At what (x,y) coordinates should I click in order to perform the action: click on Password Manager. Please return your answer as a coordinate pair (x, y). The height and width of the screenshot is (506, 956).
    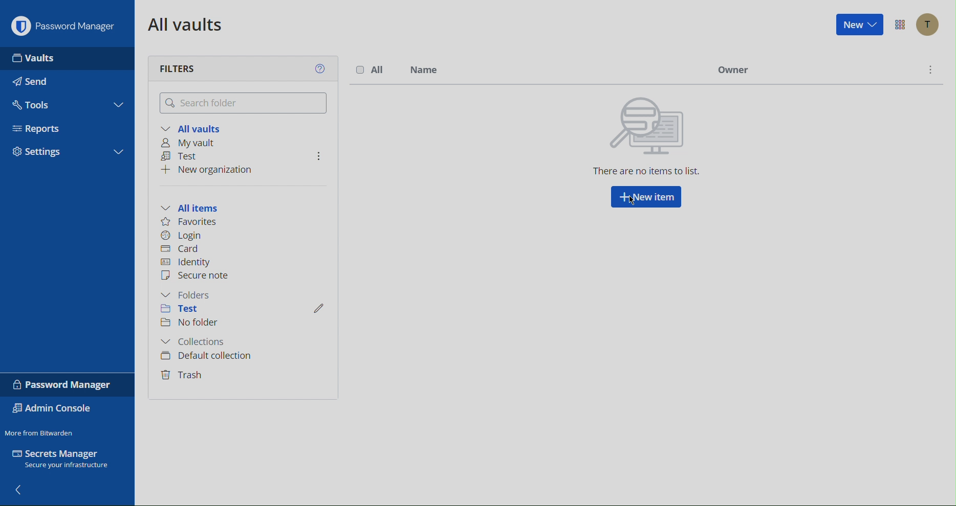
    Looking at the image, I should click on (68, 385).